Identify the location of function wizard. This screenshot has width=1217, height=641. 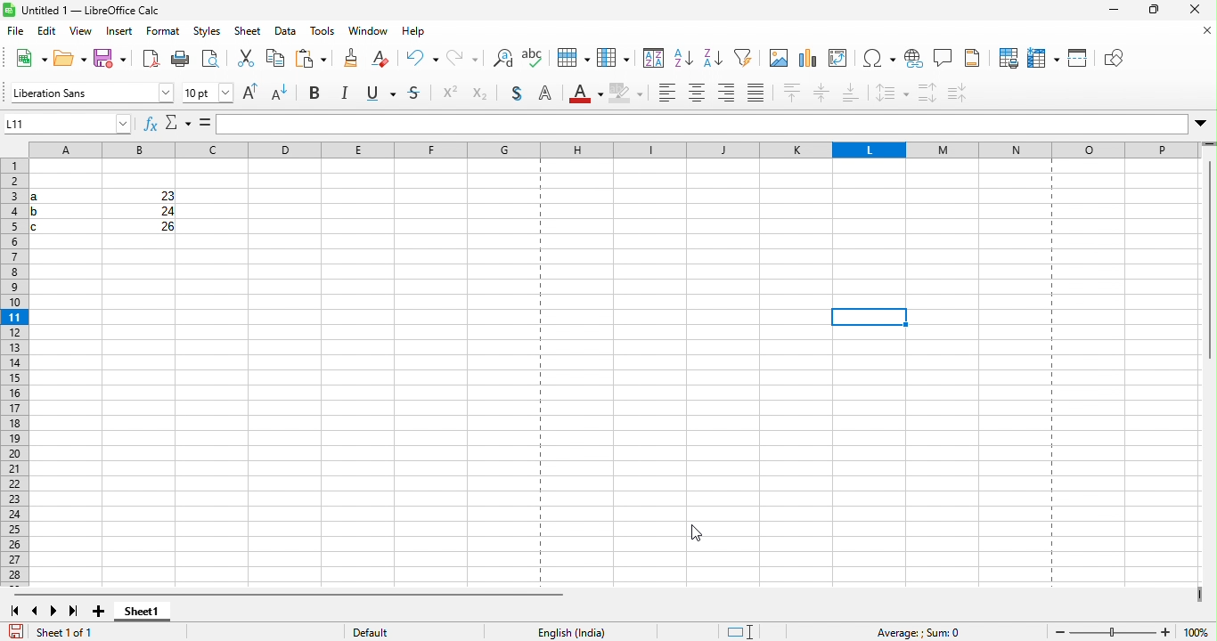
(147, 124).